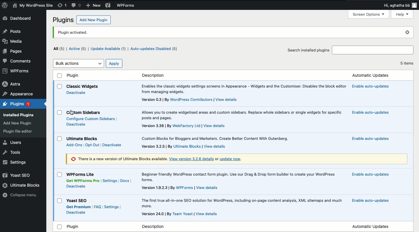 The width and height of the screenshot is (419, 232). Describe the element at coordinates (184, 188) in the screenshot. I see `wpforms` at that location.